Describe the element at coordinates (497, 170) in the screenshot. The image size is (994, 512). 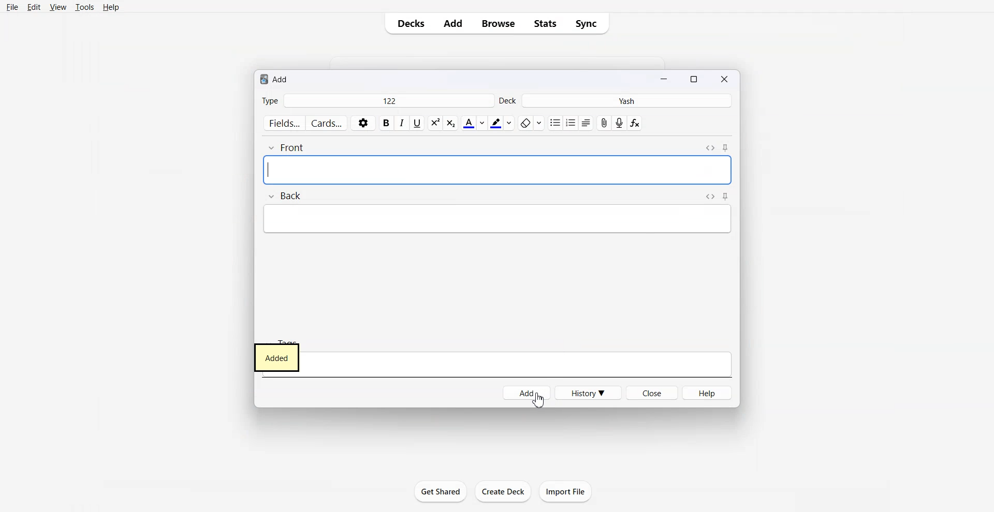
I see `[sound:giphy480p.mp4]` at that location.